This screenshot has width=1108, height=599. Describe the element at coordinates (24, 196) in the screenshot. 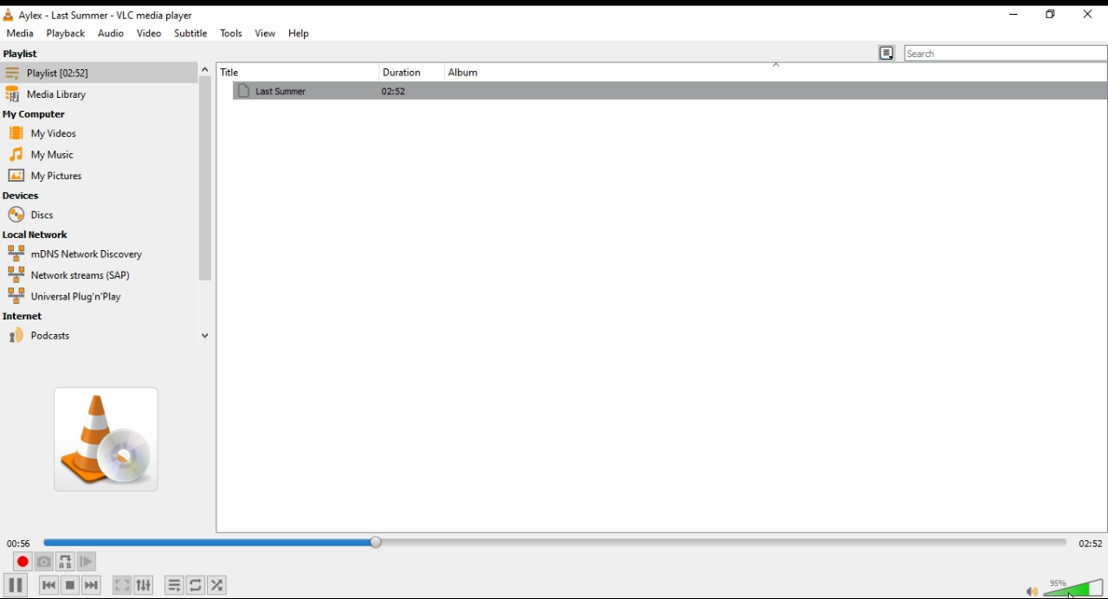

I see `devices` at that location.